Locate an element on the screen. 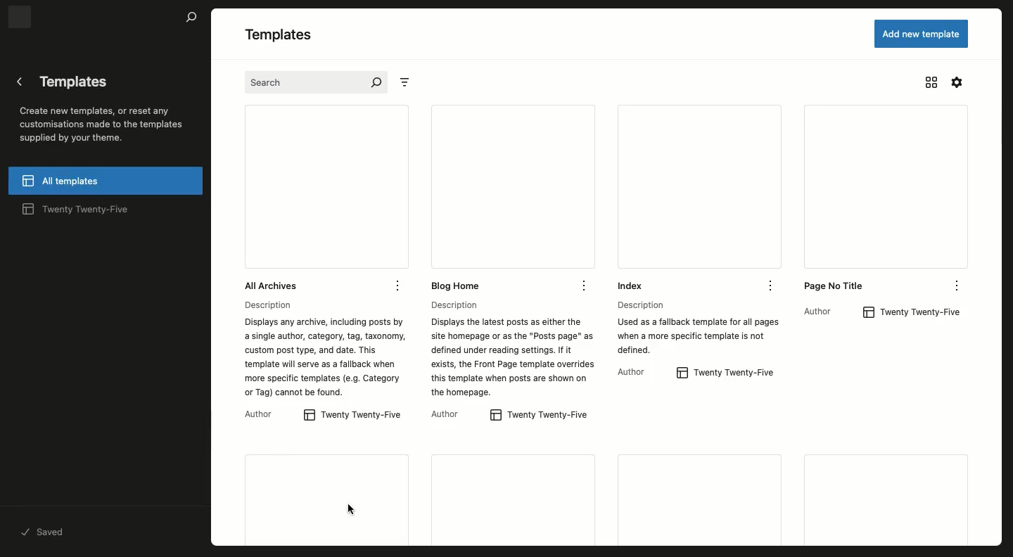 The image size is (1013, 557). Templates is located at coordinates (282, 37).